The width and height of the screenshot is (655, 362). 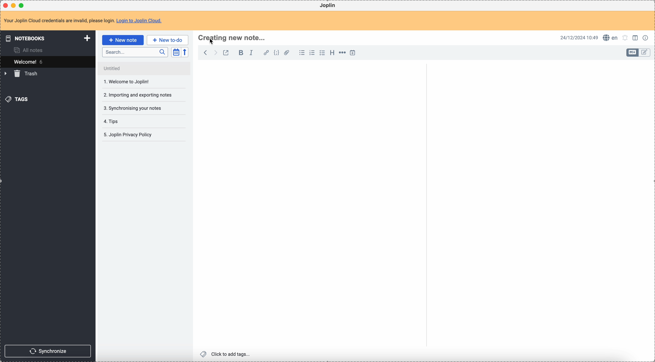 What do you see at coordinates (206, 53) in the screenshot?
I see `back` at bounding box center [206, 53].